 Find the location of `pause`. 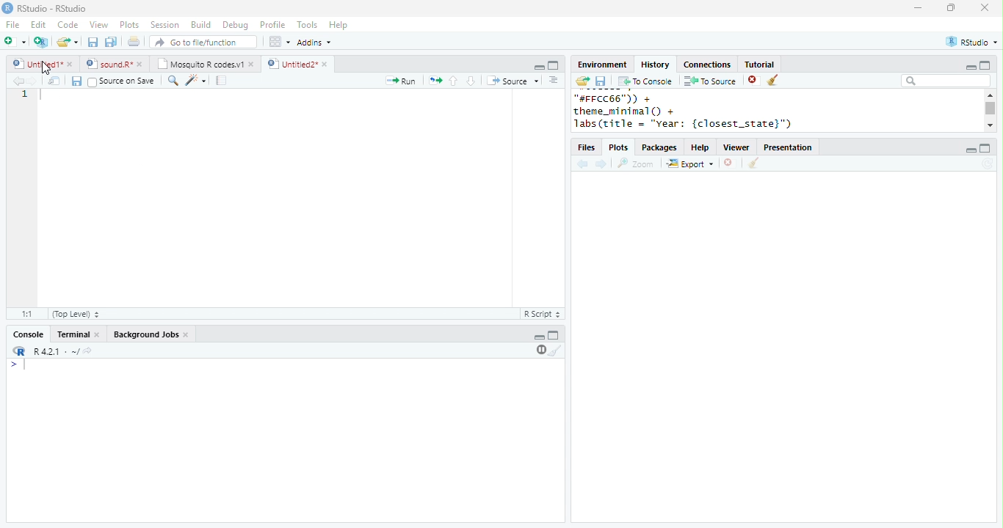

pause is located at coordinates (540, 351).